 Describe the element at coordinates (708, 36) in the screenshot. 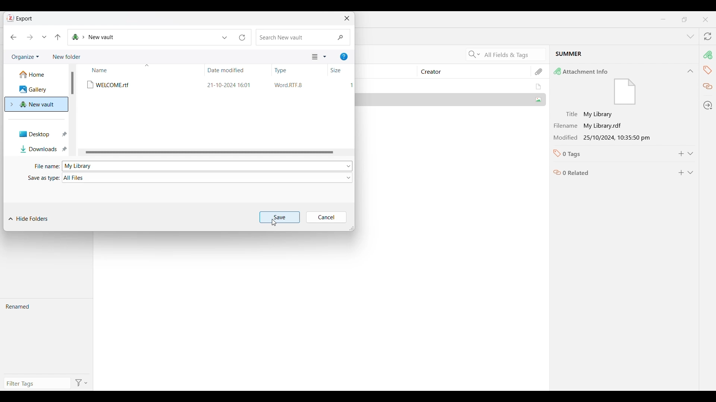

I see `Sync with zotero.org` at that location.